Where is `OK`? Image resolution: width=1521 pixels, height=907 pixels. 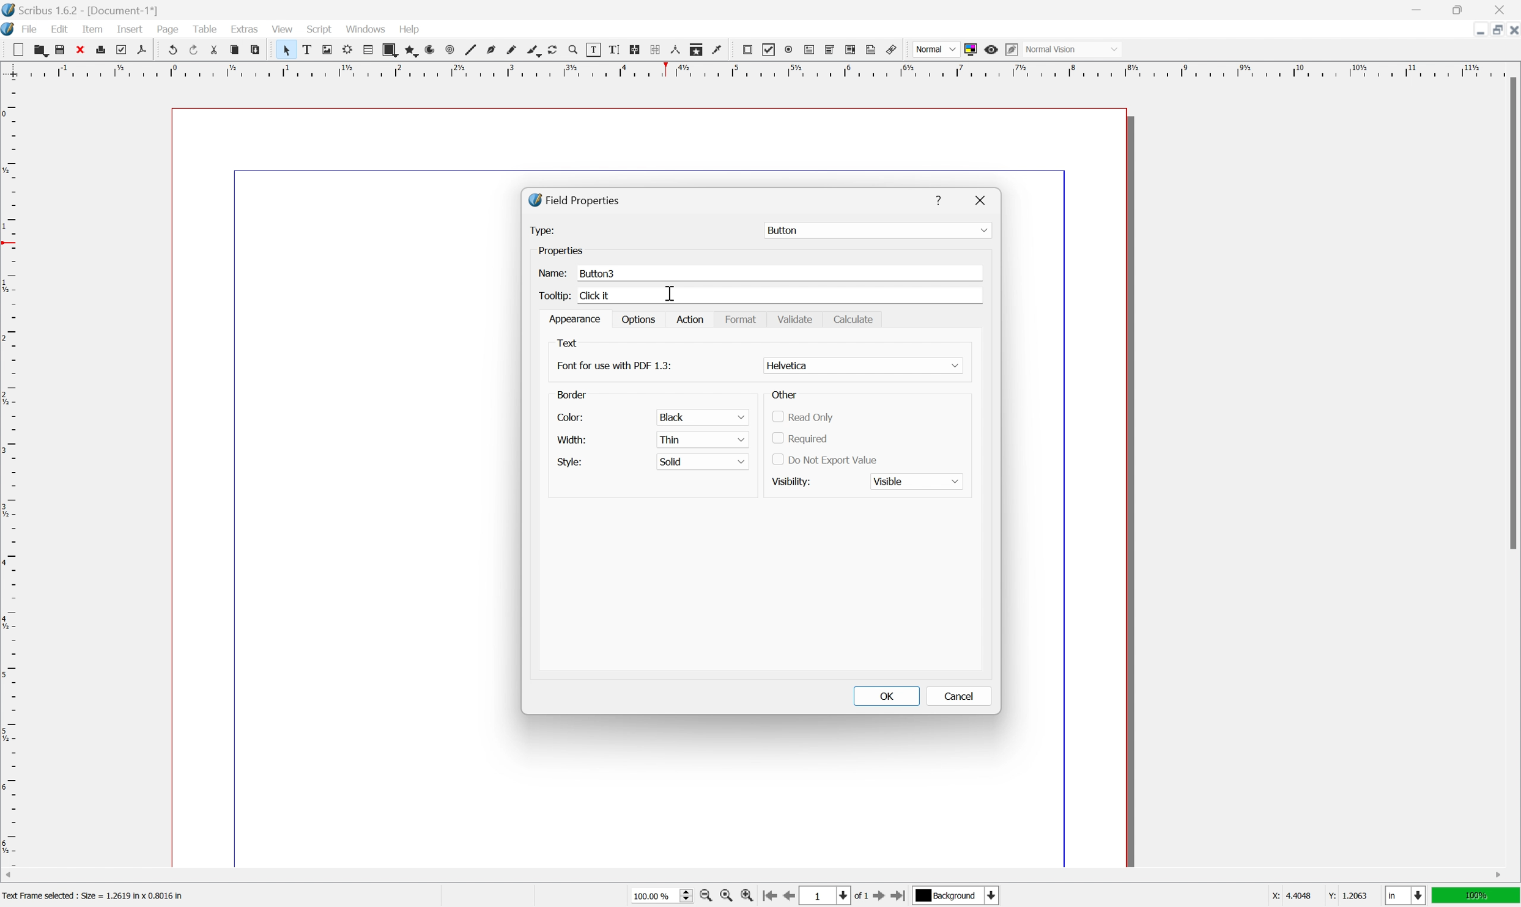
OK is located at coordinates (889, 694).